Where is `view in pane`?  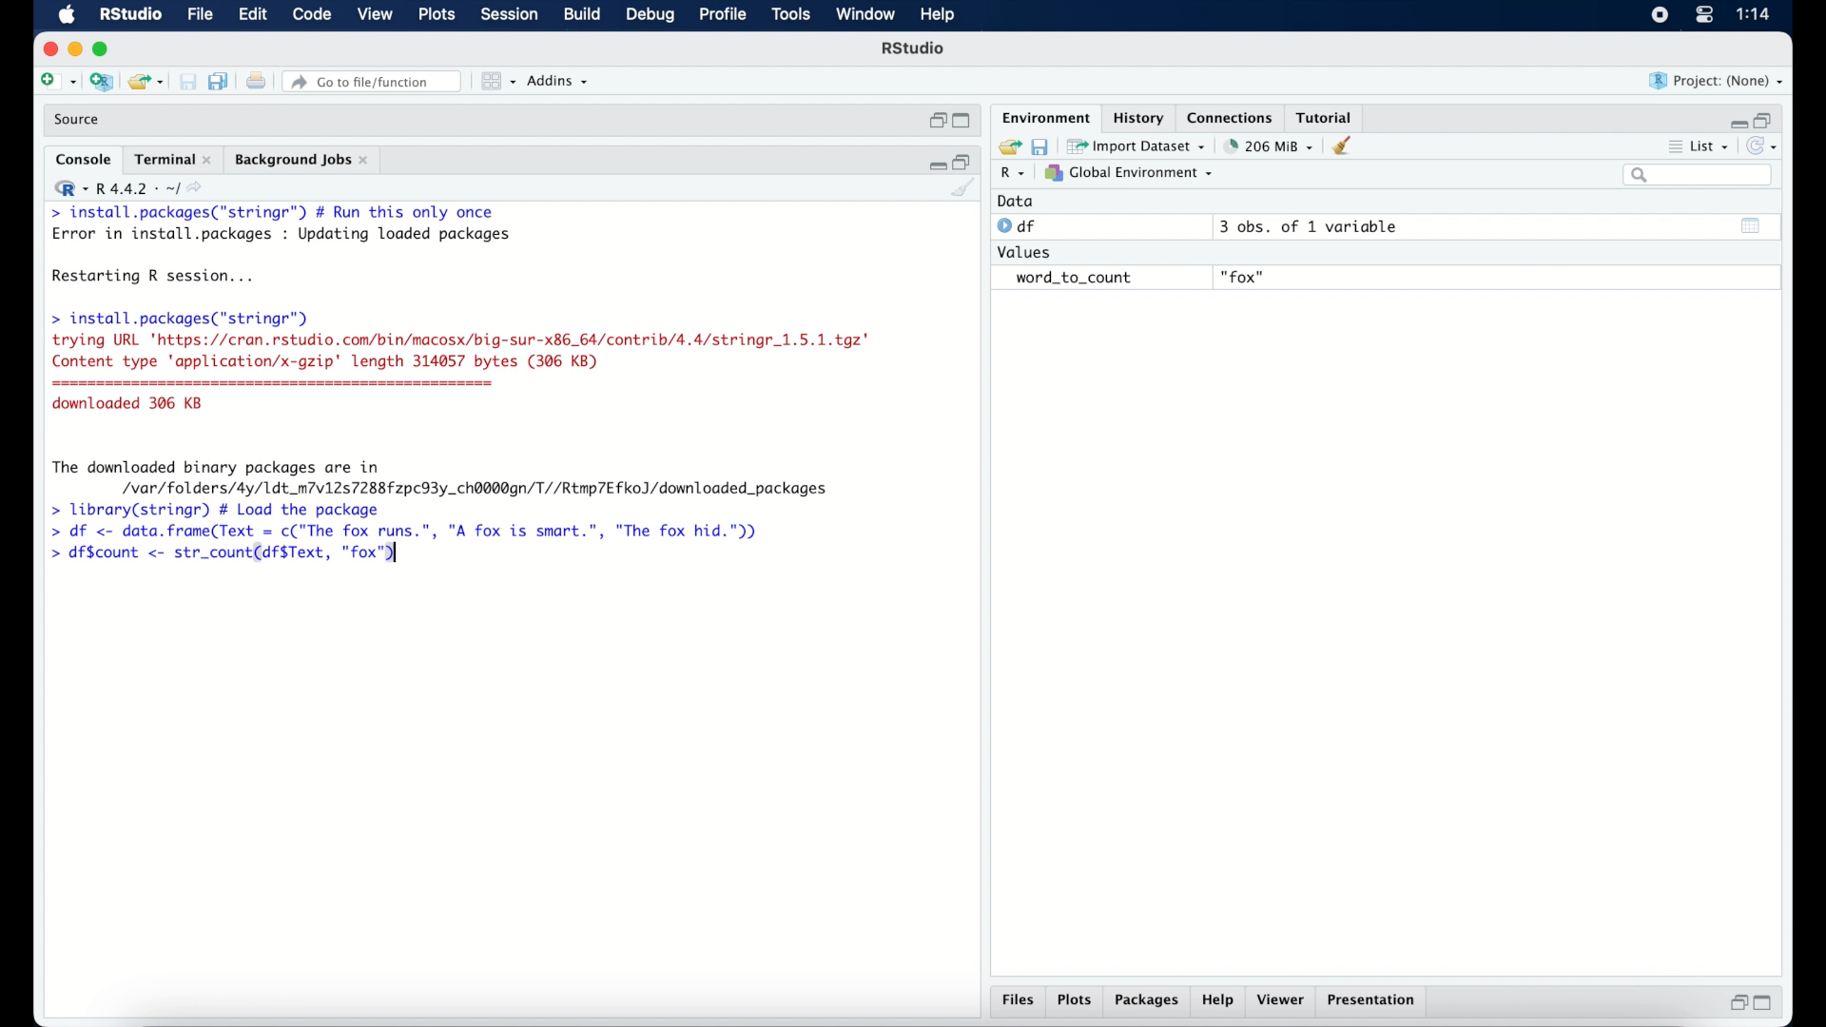
view in pane is located at coordinates (496, 82).